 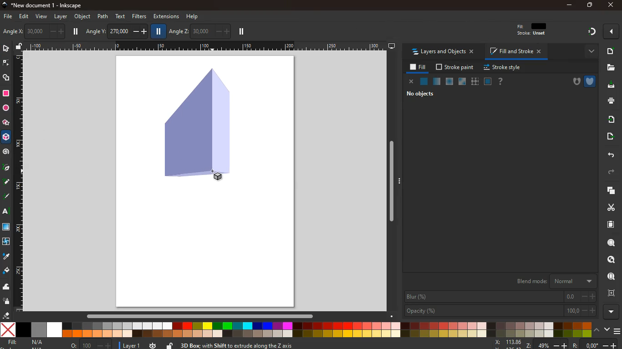 What do you see at coordinates (7, 228) in the screenshot?
I see `screen` at bounding box center [7, 228].